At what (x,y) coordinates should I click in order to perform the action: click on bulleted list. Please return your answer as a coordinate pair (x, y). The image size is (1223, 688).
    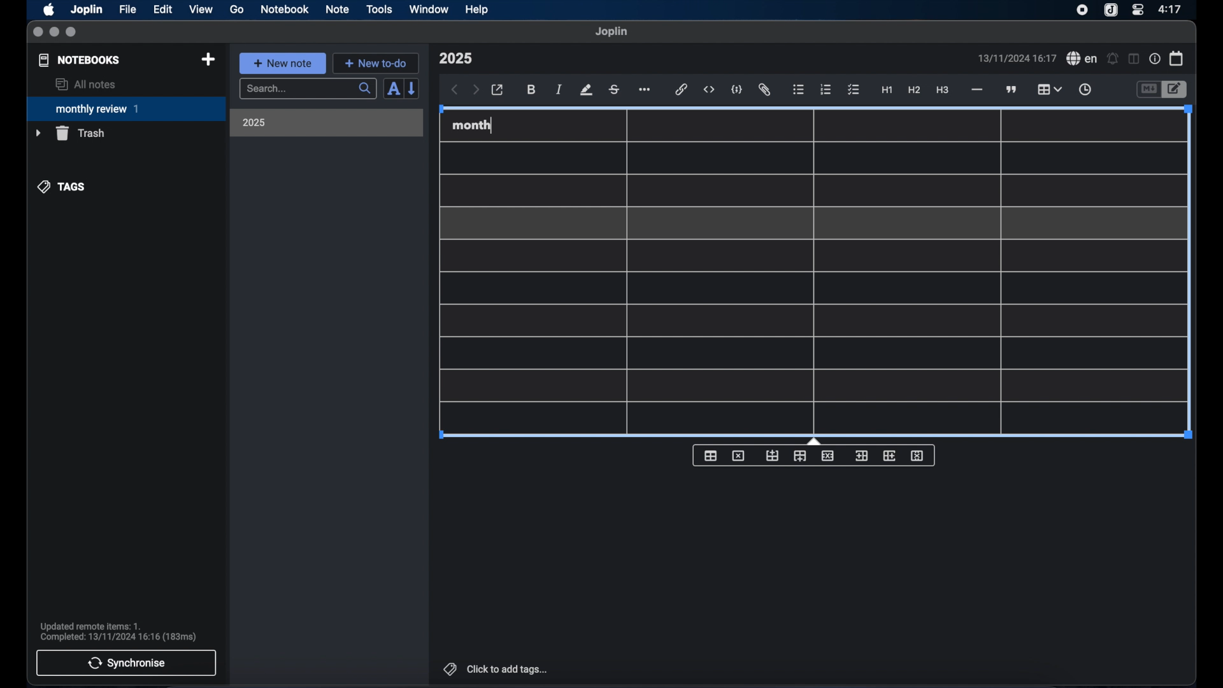
    Looking at the image, I should click on (798, 90).